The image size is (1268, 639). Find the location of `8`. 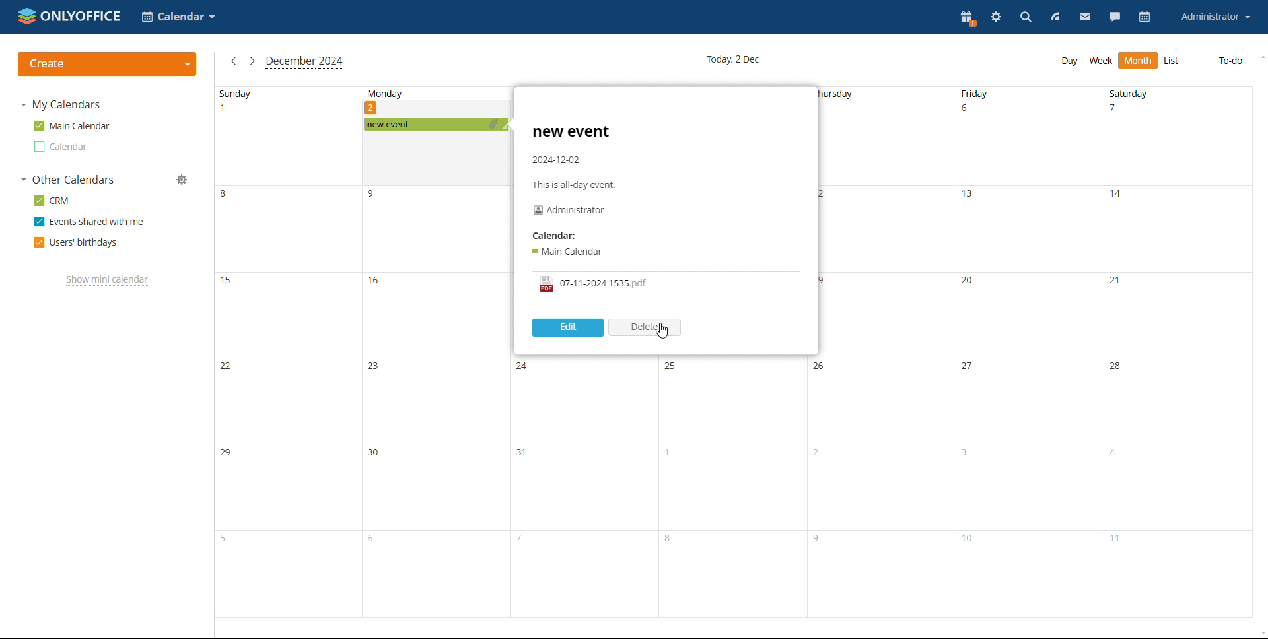

8 is located at coordinates (229, 197).